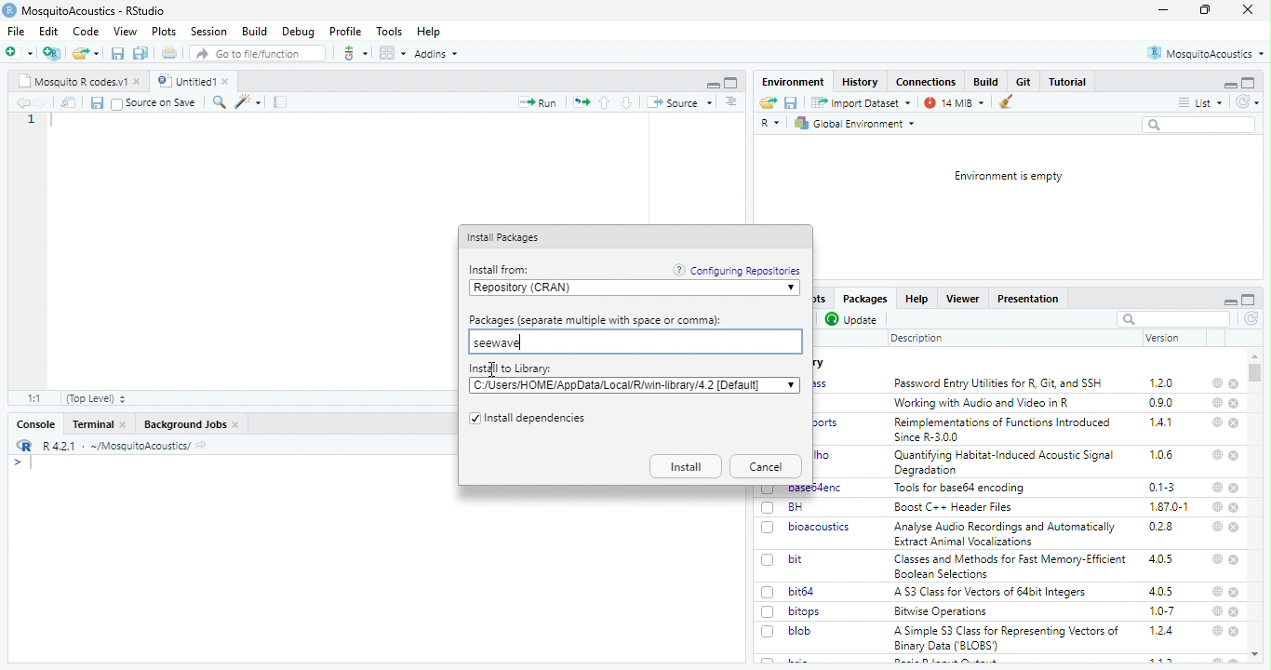 The height and width of the screenshot is (670, 1271). I want to click on Install to Library:, so click(511, 368).